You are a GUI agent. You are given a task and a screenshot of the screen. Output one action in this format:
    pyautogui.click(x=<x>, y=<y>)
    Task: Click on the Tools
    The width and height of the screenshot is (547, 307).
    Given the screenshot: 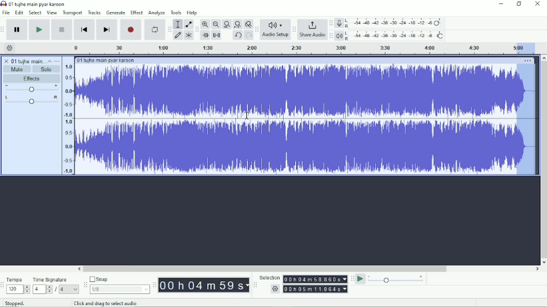 What is the action you would take?
    pyautogui.click(x=177, y=12)
    